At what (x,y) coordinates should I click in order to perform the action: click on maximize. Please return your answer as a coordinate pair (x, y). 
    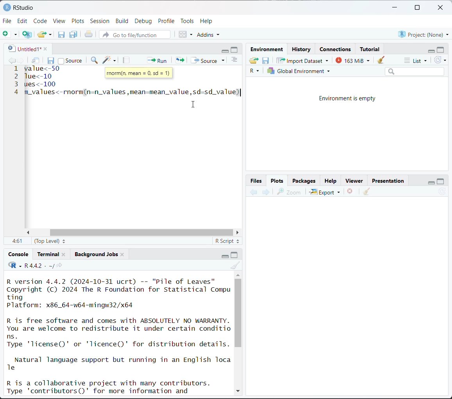
    Looking at the image, I should click on (441, 49).